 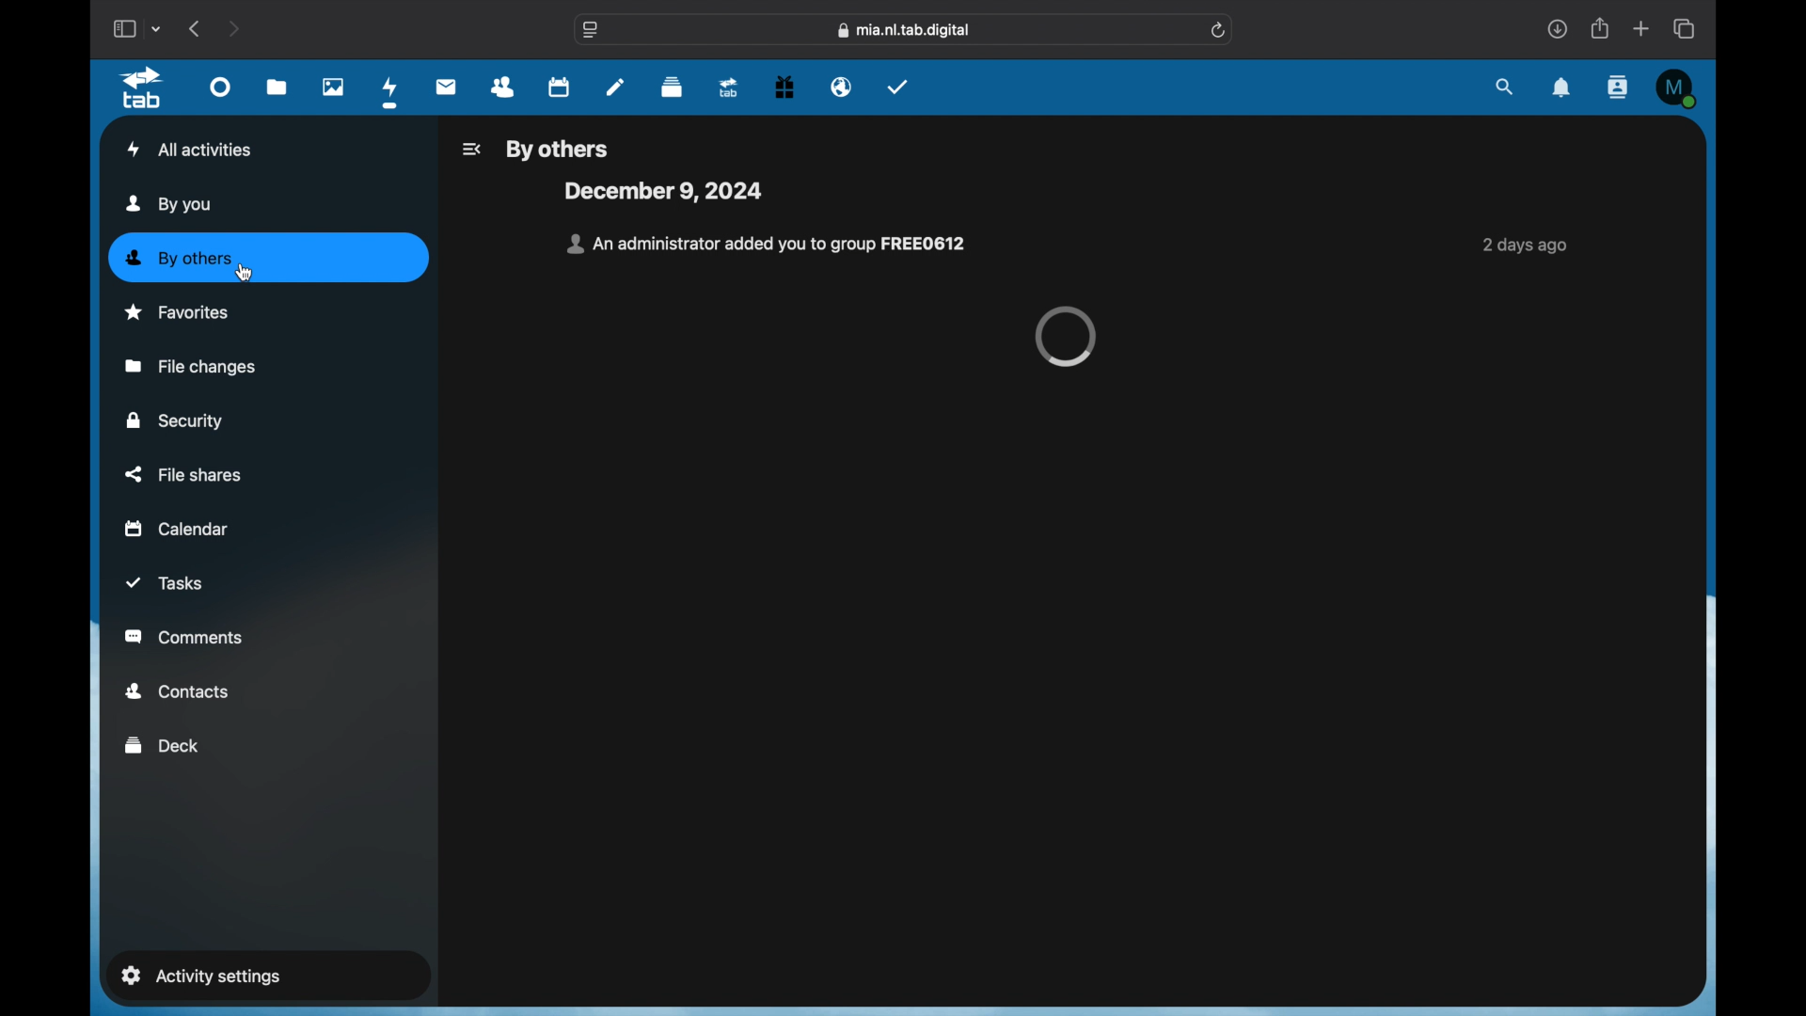 I want to click on file changes, so click(x=191, y=366).